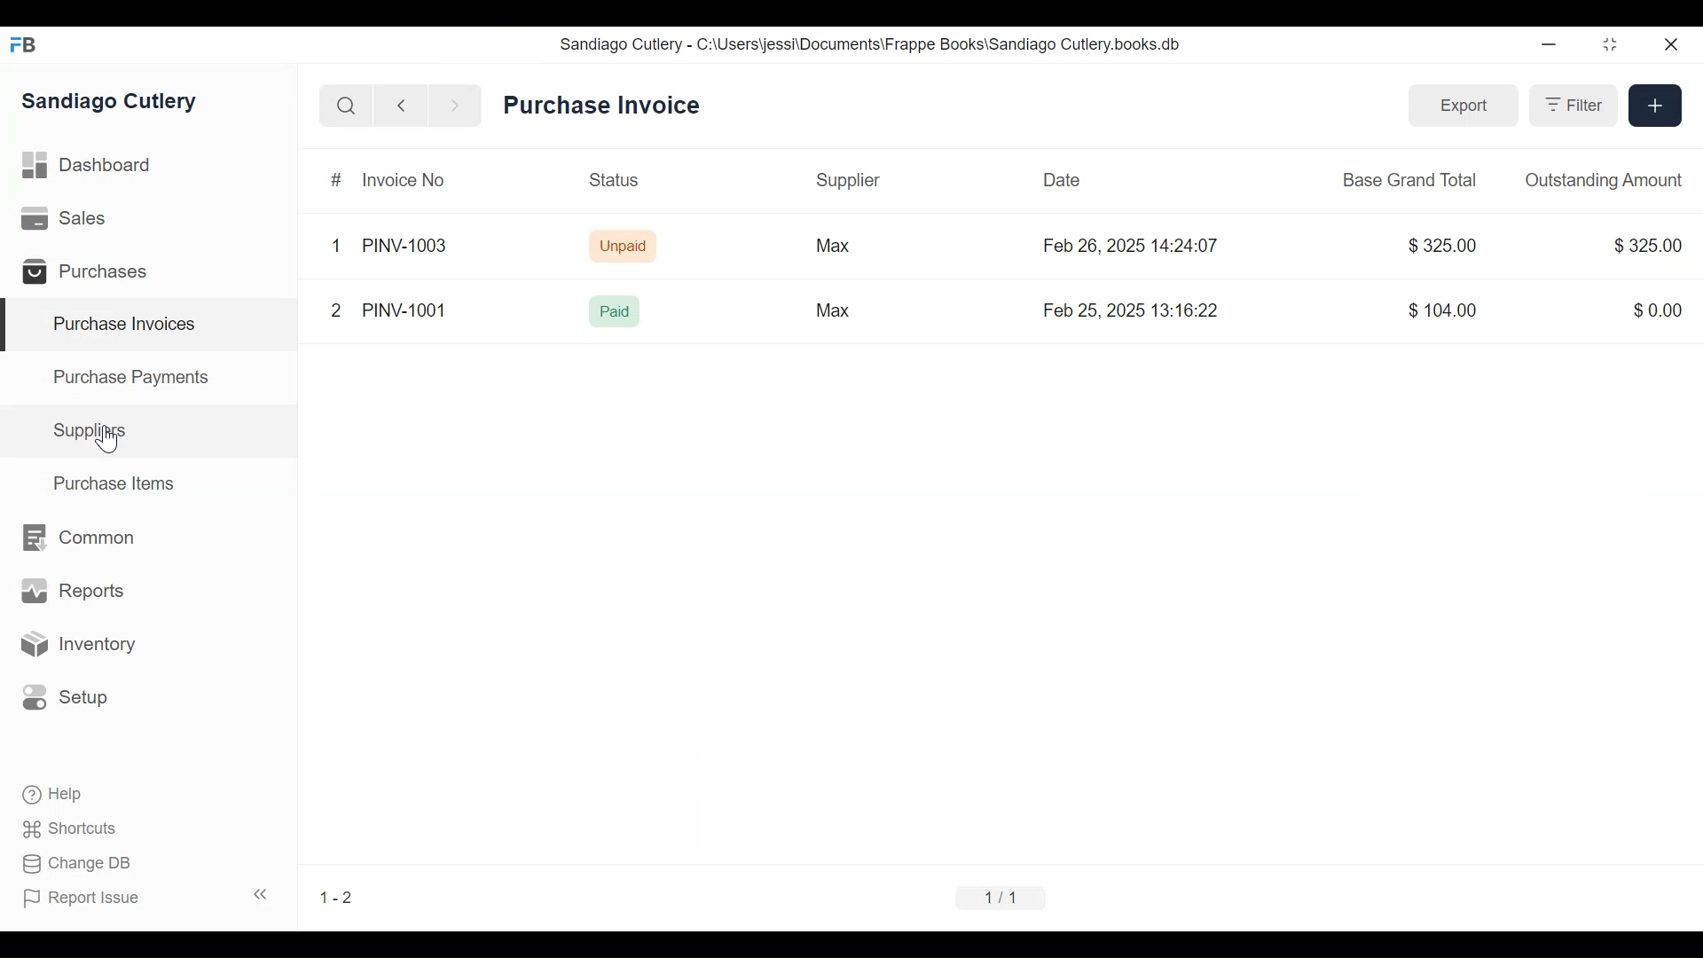  Describe the element at coordinates (115, 103) in the screenshot. I see `Sandiago Cutlery` at that location.